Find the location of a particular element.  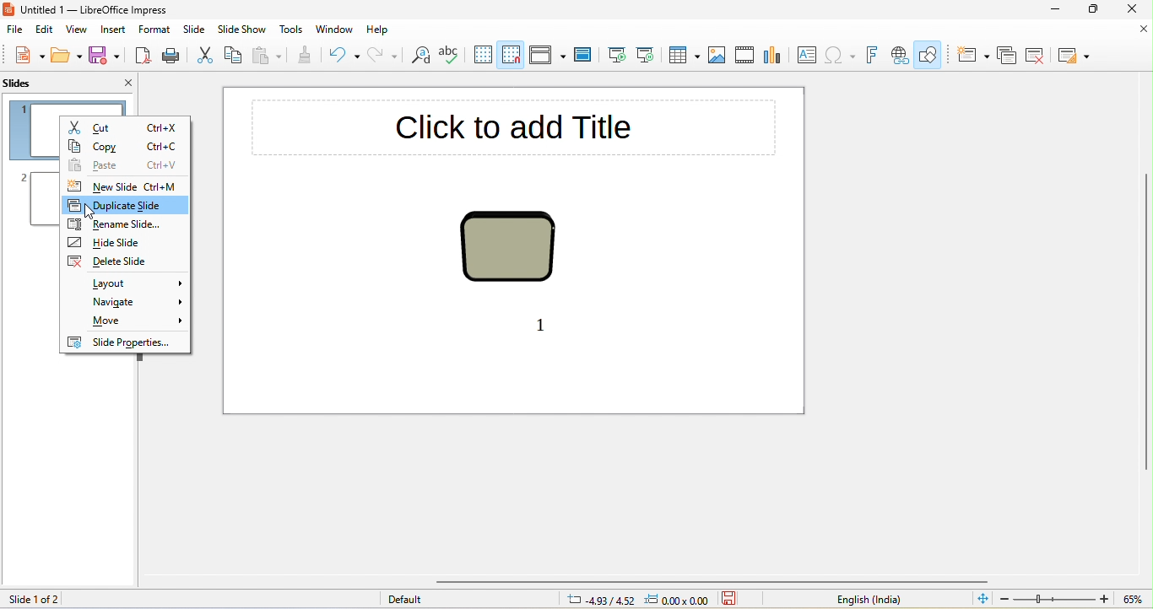

open is located at coordinates (68, 57).